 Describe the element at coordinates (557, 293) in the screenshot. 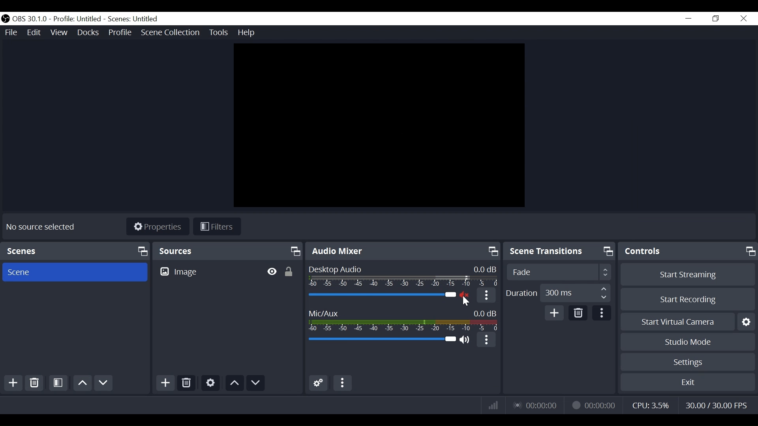

I see `Adjust Duration` at that location.